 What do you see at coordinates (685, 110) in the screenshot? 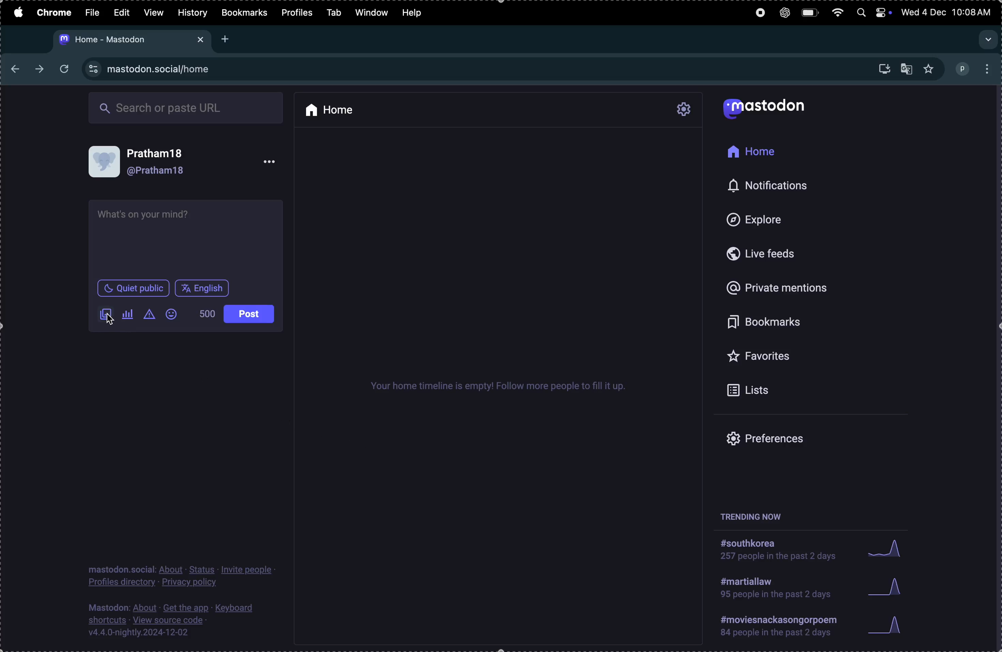
I see `setting` at bounding box center [685, 110].